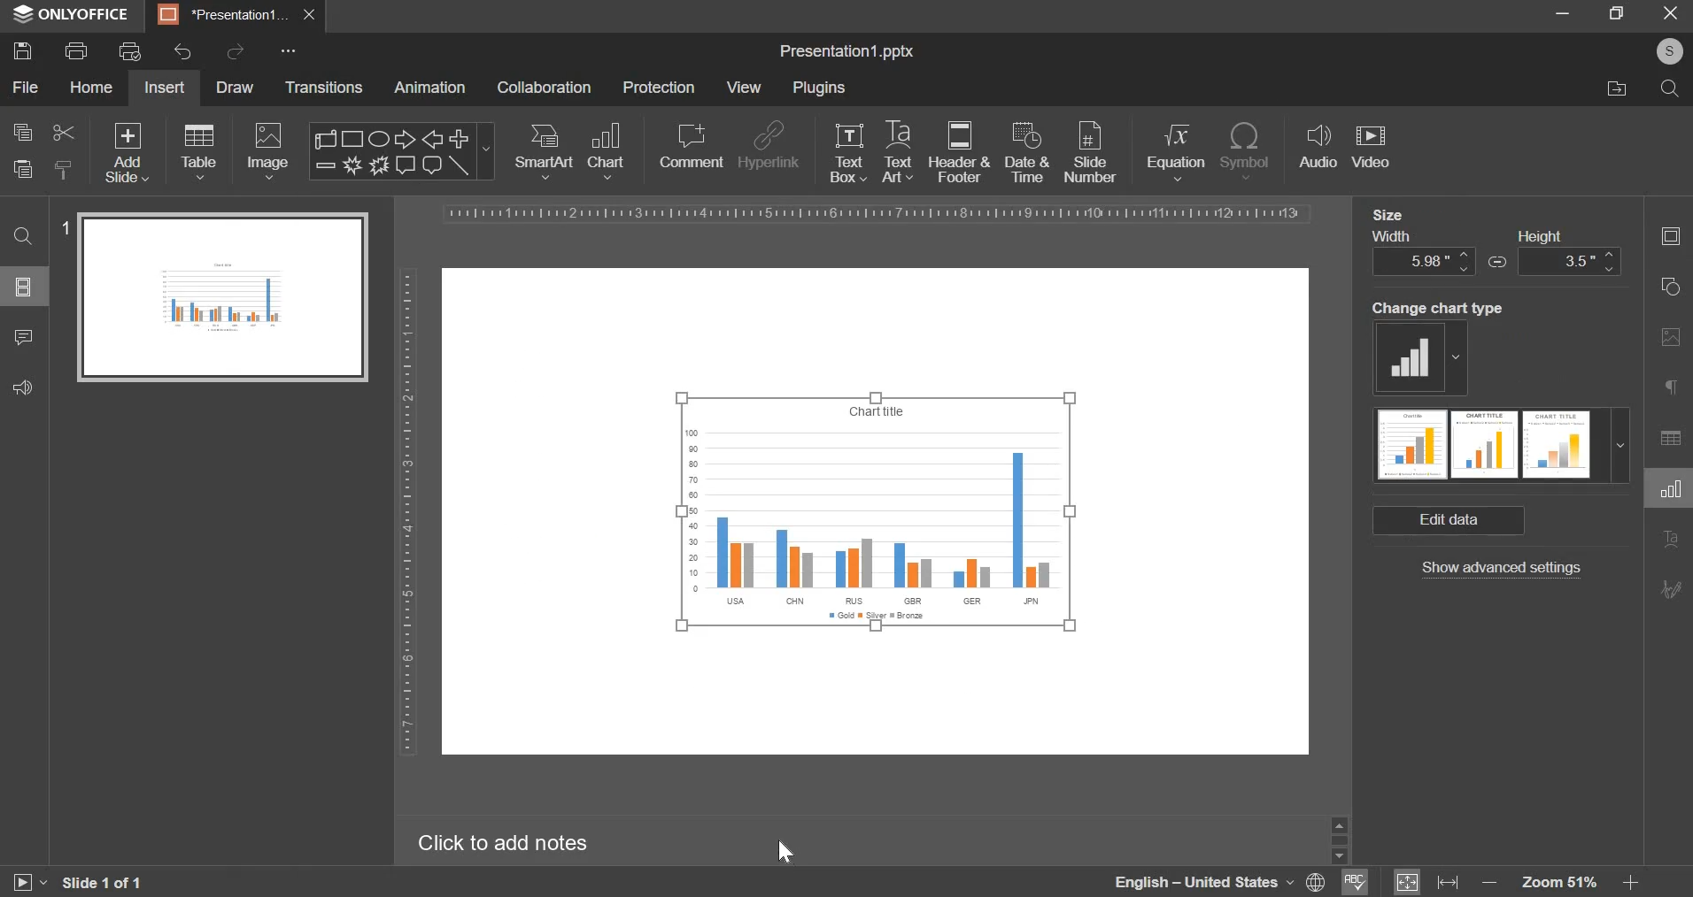 The width and height of the screenshot is (1693, 897). What do you see at coordinates (73, 16) in the screenshot?
I see `window name` at bounding box center [73, 16].